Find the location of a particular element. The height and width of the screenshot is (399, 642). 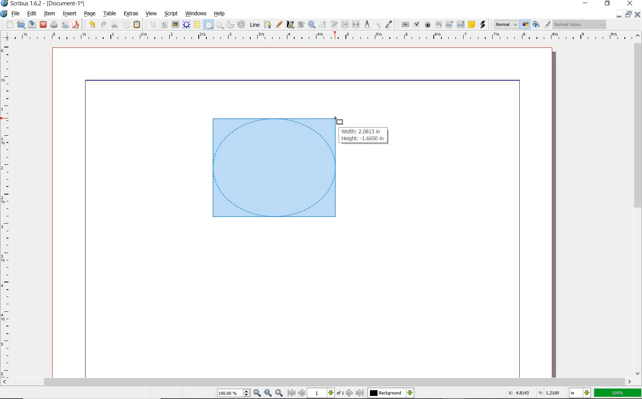

zoom  is located at coordinates (234, 394).